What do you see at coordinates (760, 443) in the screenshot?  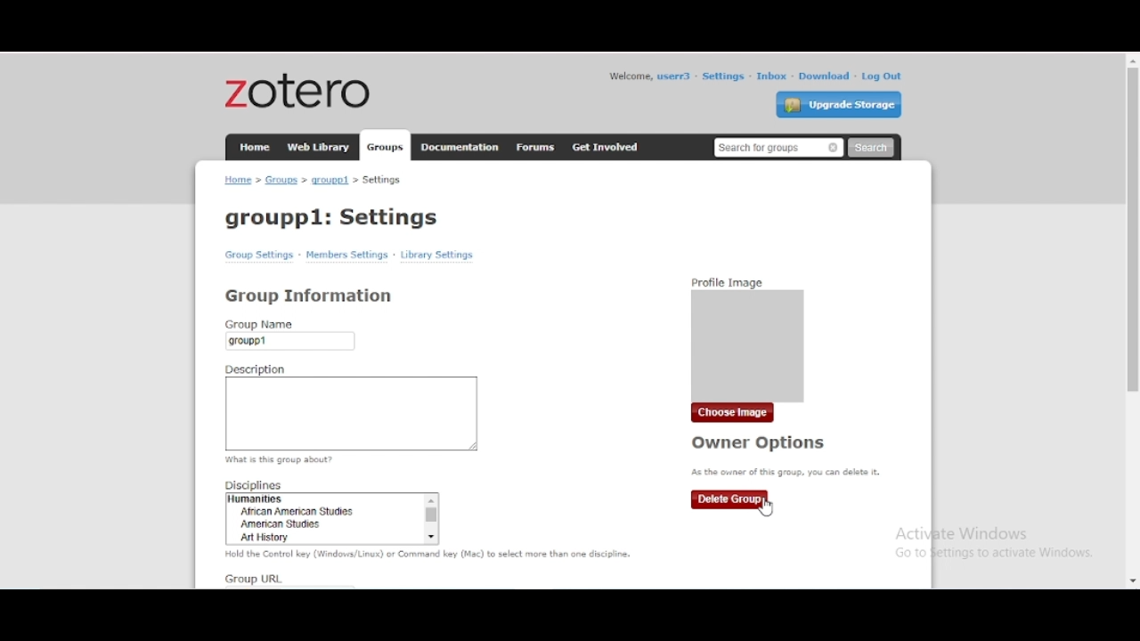 I see `owner options` at bounding box center [760, 443].